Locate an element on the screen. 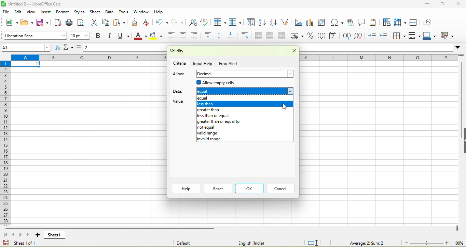 This screenshot has height=247, width=466. comment is located at coordinates (362, 22).